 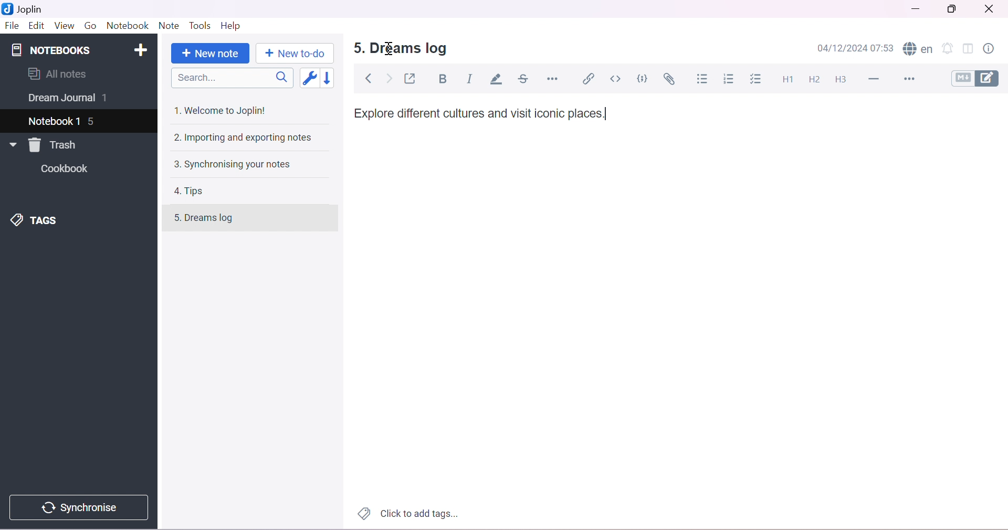 I want to click on Forward, so click(x=390, y=80).